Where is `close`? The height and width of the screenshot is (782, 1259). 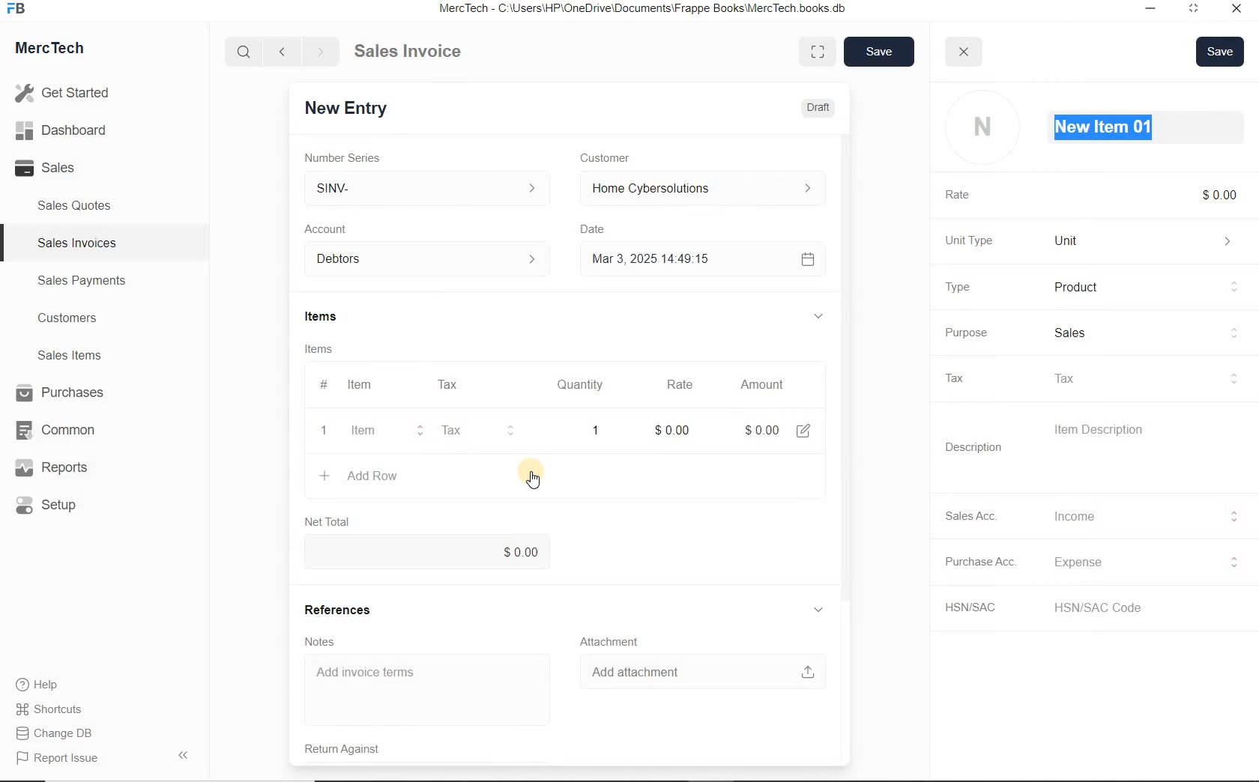
close is located at coordinates (964, 52).